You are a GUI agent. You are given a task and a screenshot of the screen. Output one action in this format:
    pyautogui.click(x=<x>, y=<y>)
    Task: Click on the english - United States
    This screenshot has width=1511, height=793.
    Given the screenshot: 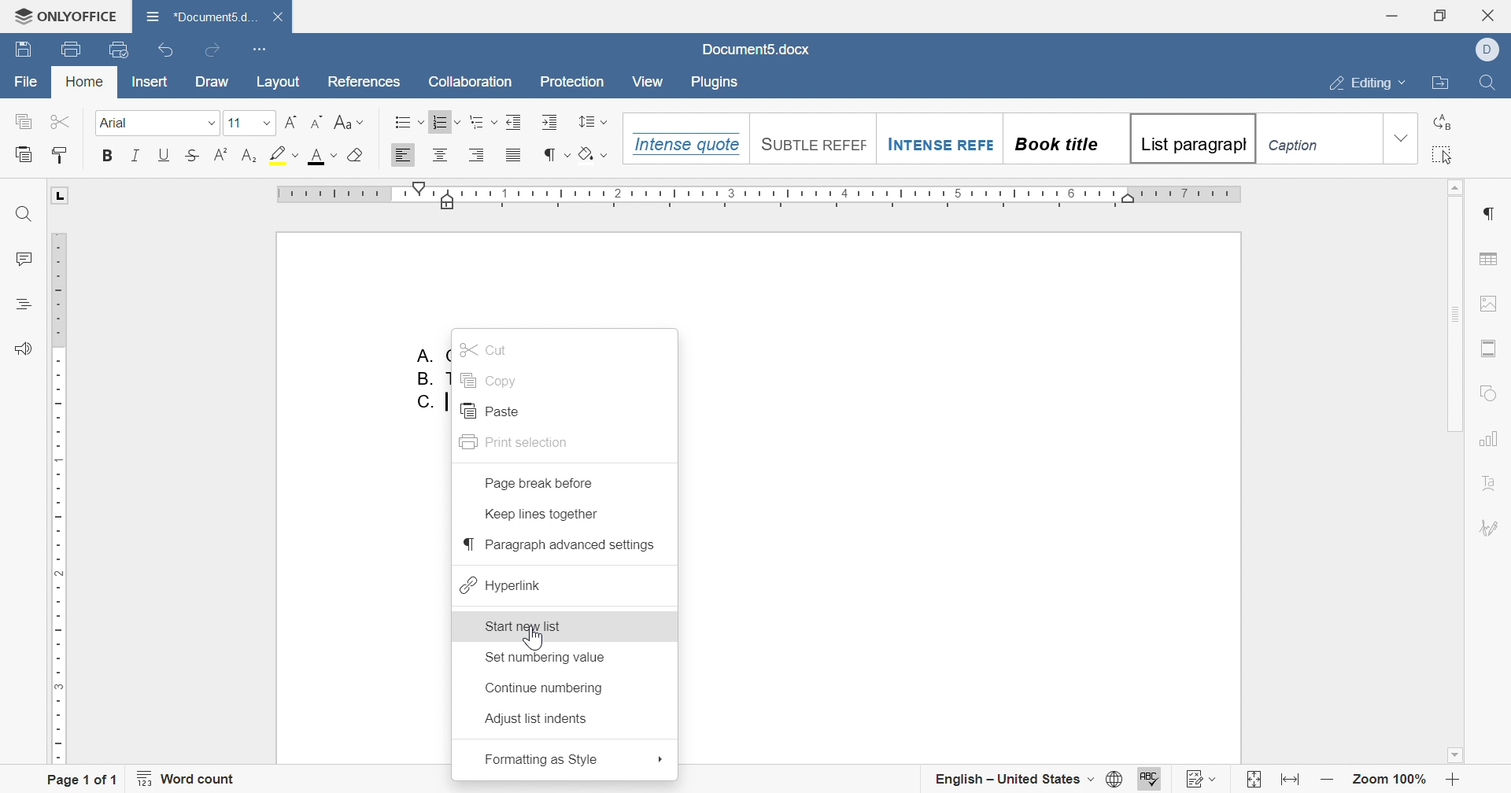 What is the action you would take?
    pyautogui.click(x=1028, y=780)
    